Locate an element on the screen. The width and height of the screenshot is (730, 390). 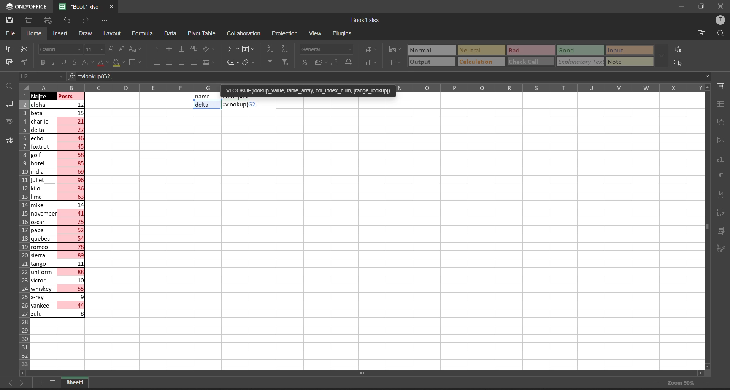
=vlookup(G2, is located at coordinates (241, 105).